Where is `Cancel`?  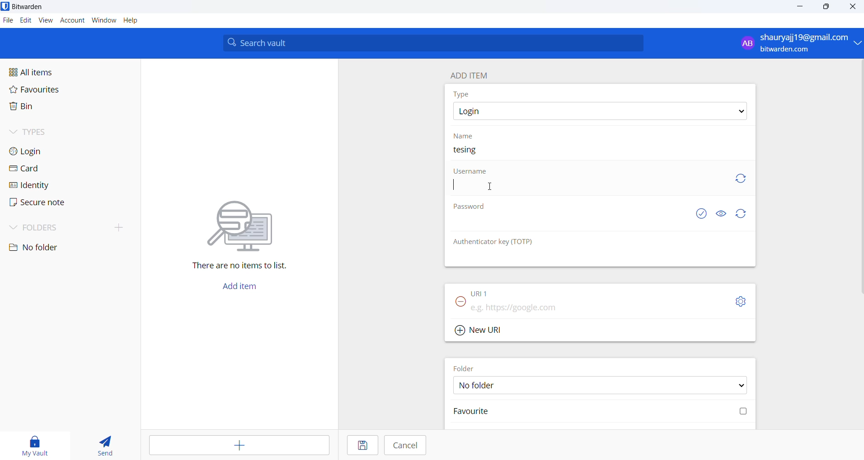
Cancel is located at coordinates (406, 445).